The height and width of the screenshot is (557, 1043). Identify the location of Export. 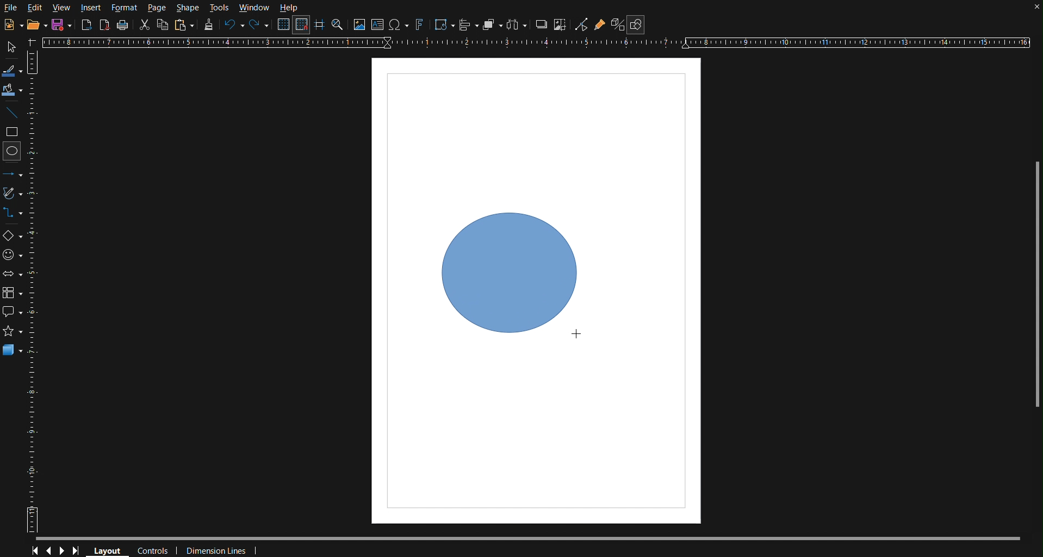
(86, 25).